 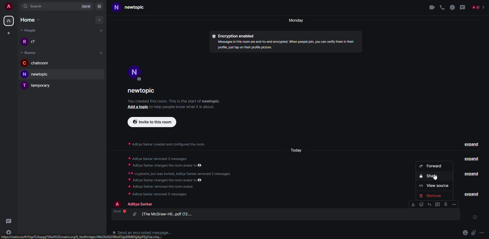 I want to click on time, so click(x=118, y=211).